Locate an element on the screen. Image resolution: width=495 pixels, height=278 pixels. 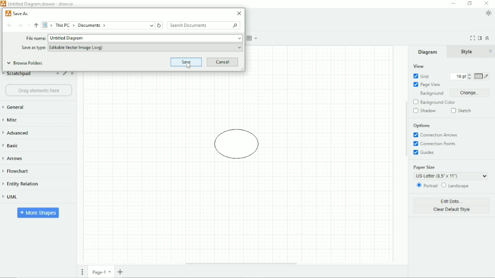
Diagram is located at coordinates (428, 52).